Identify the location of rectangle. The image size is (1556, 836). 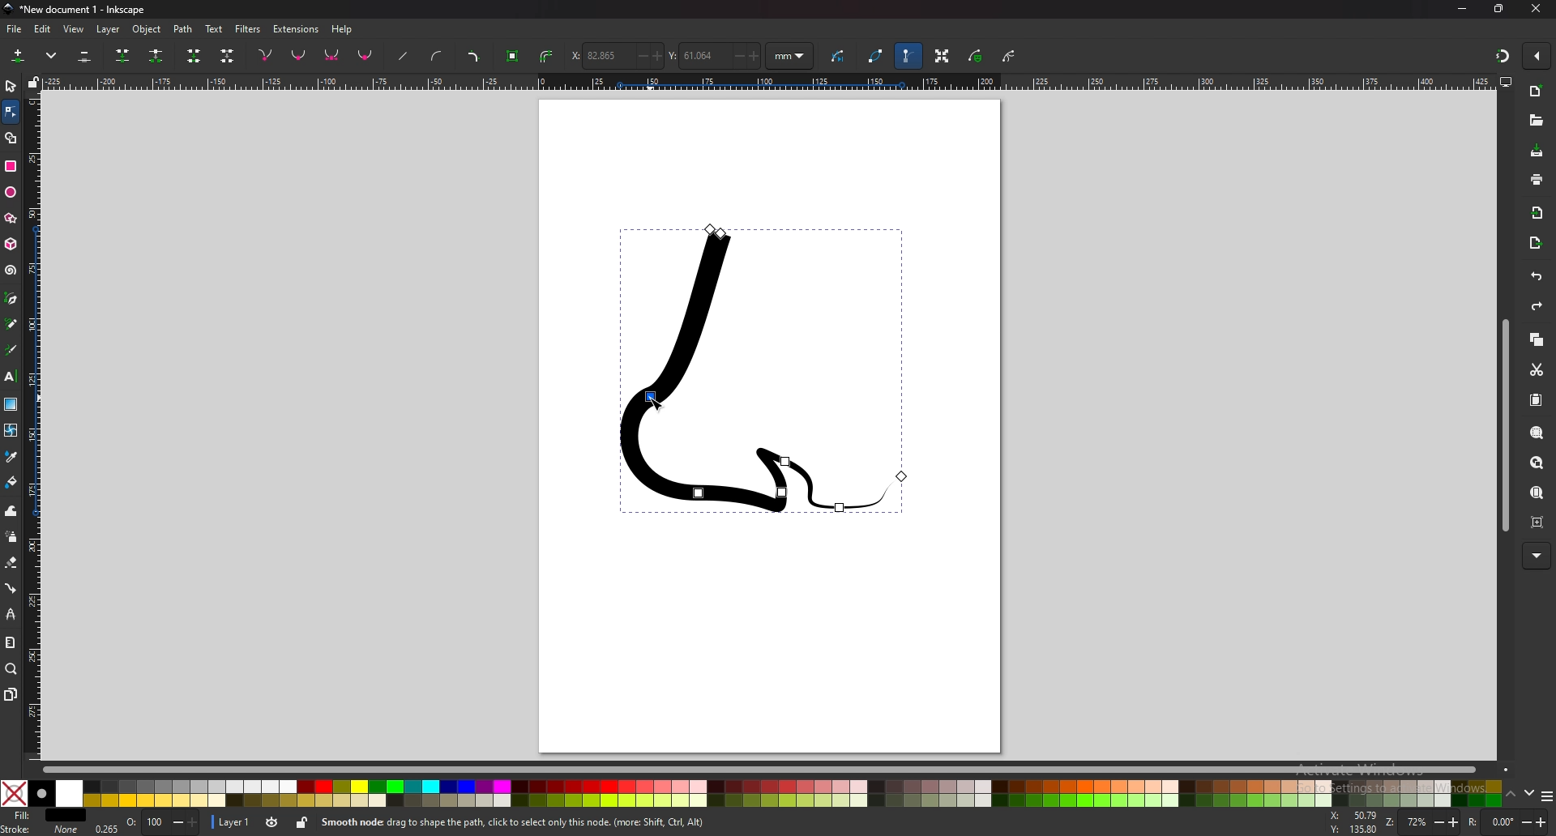
(10, 166).